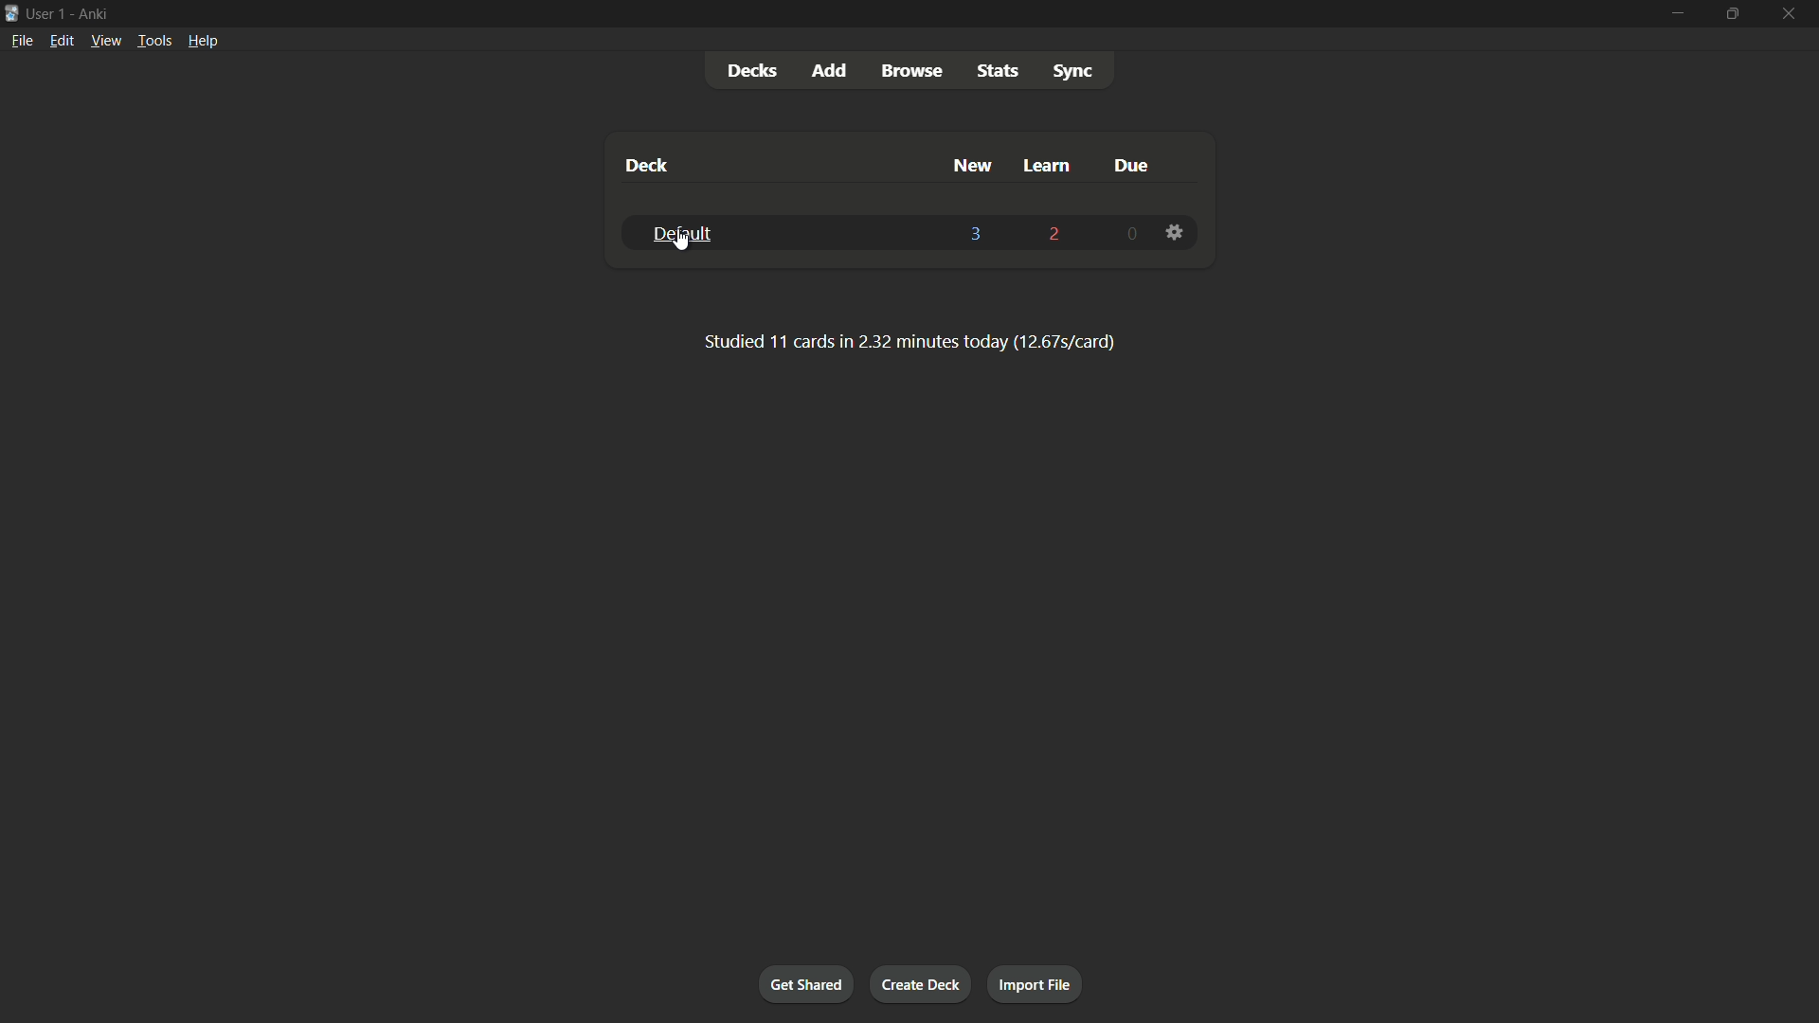  Describe the element at coordinates (831, 72) in the screenshot. I see `add` at that location.